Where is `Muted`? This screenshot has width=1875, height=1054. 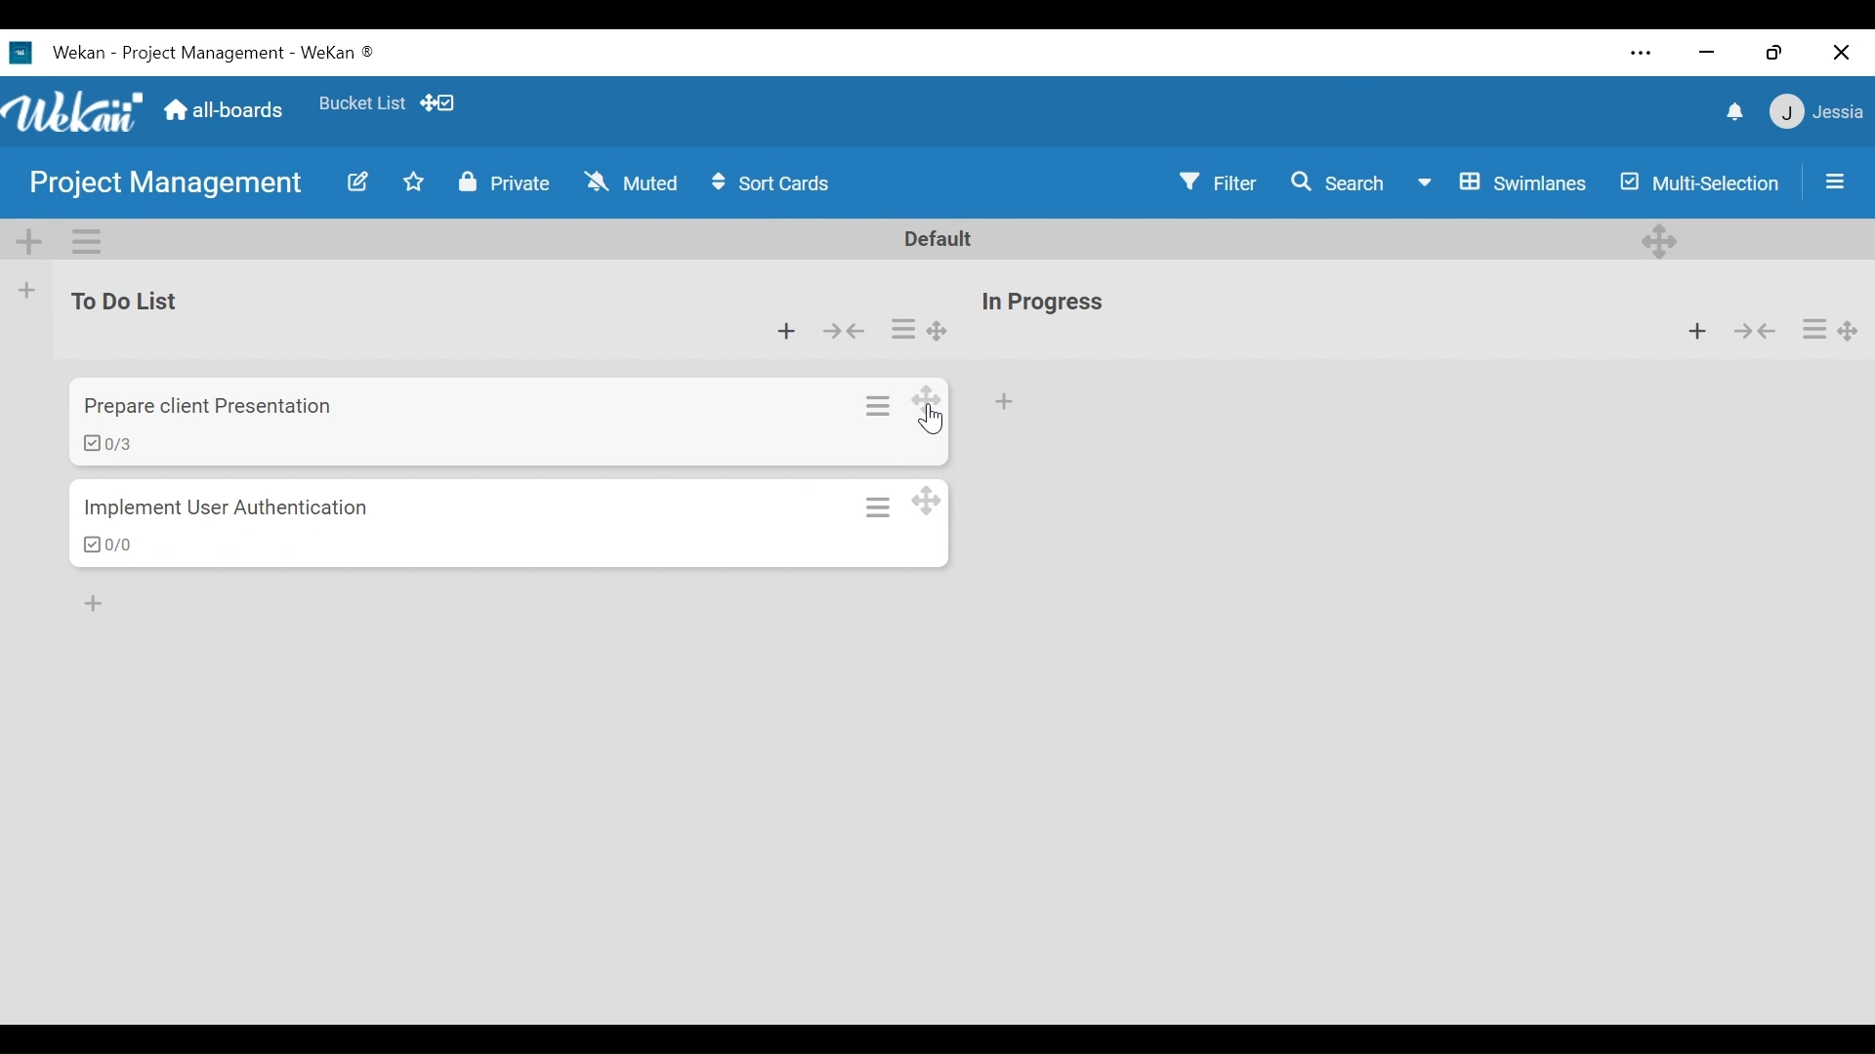
Muted is located at coordinates (630, 182).